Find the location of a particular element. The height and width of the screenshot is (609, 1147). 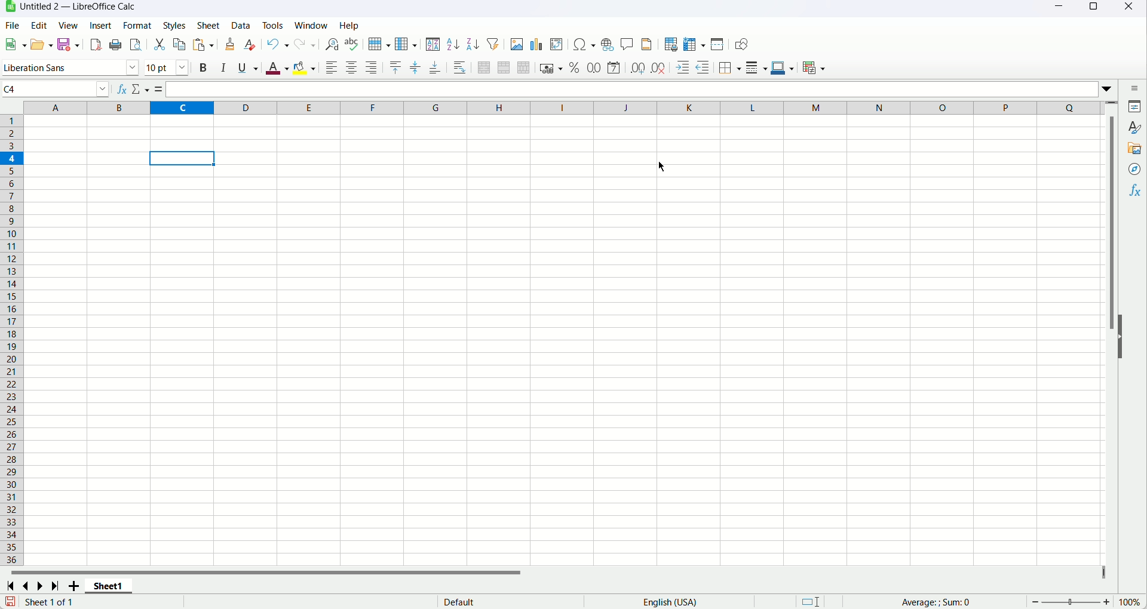

Column is located at coordinates (406, 44).